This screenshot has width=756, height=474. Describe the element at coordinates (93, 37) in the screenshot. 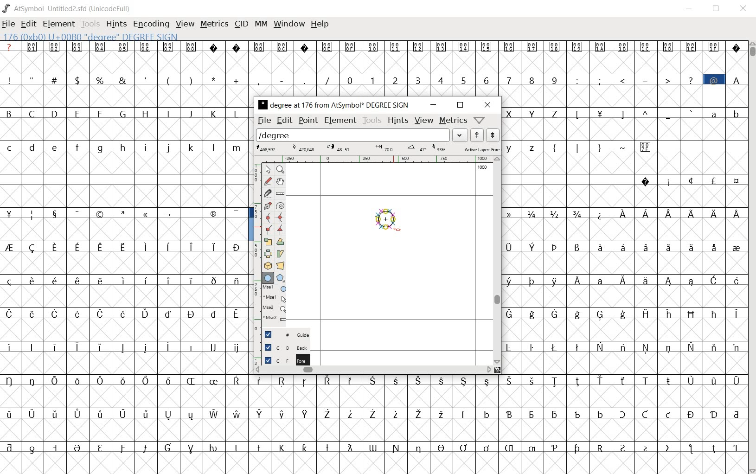

I see `176 (0xb0) U+00B00 "degree" Degree Sign` at that location.